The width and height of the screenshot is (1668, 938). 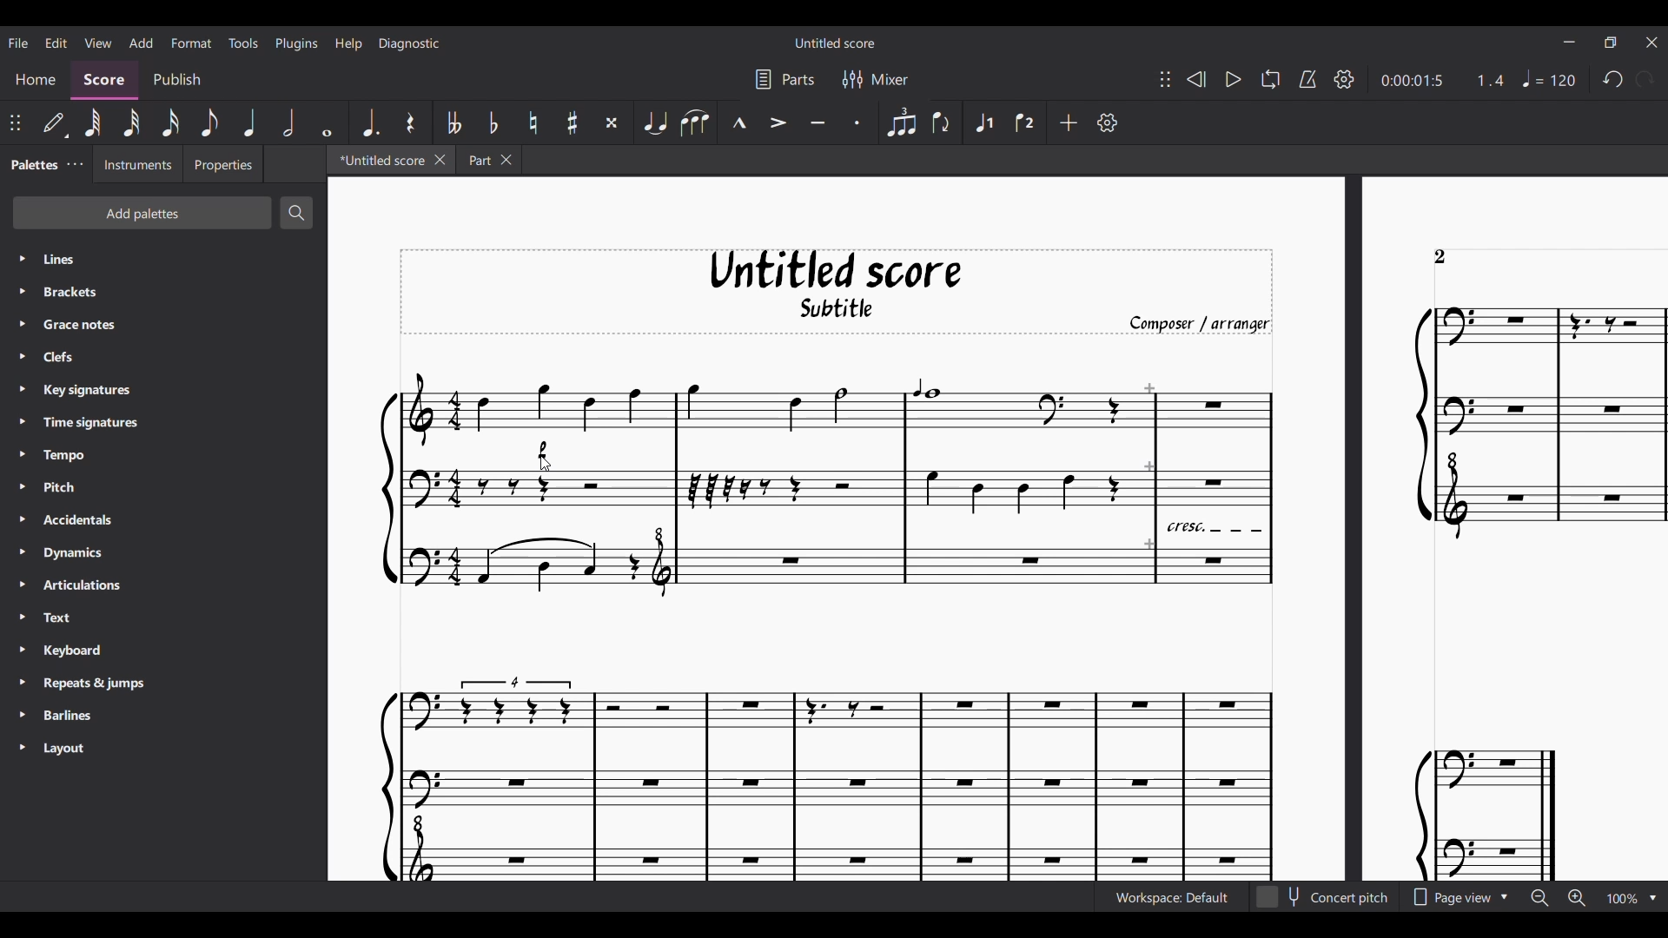 What do you see at coordinates (440, 160) in the screenshot?
I see `Close current tab` at bounding box center [440, 160].